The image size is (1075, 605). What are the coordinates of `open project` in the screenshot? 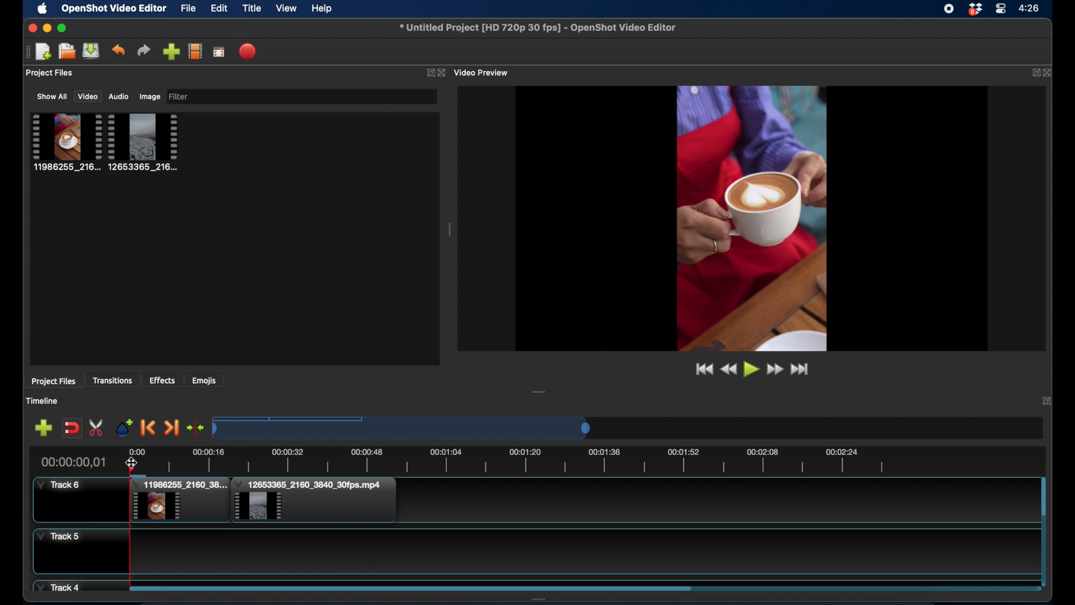 It's located at (66, 52).